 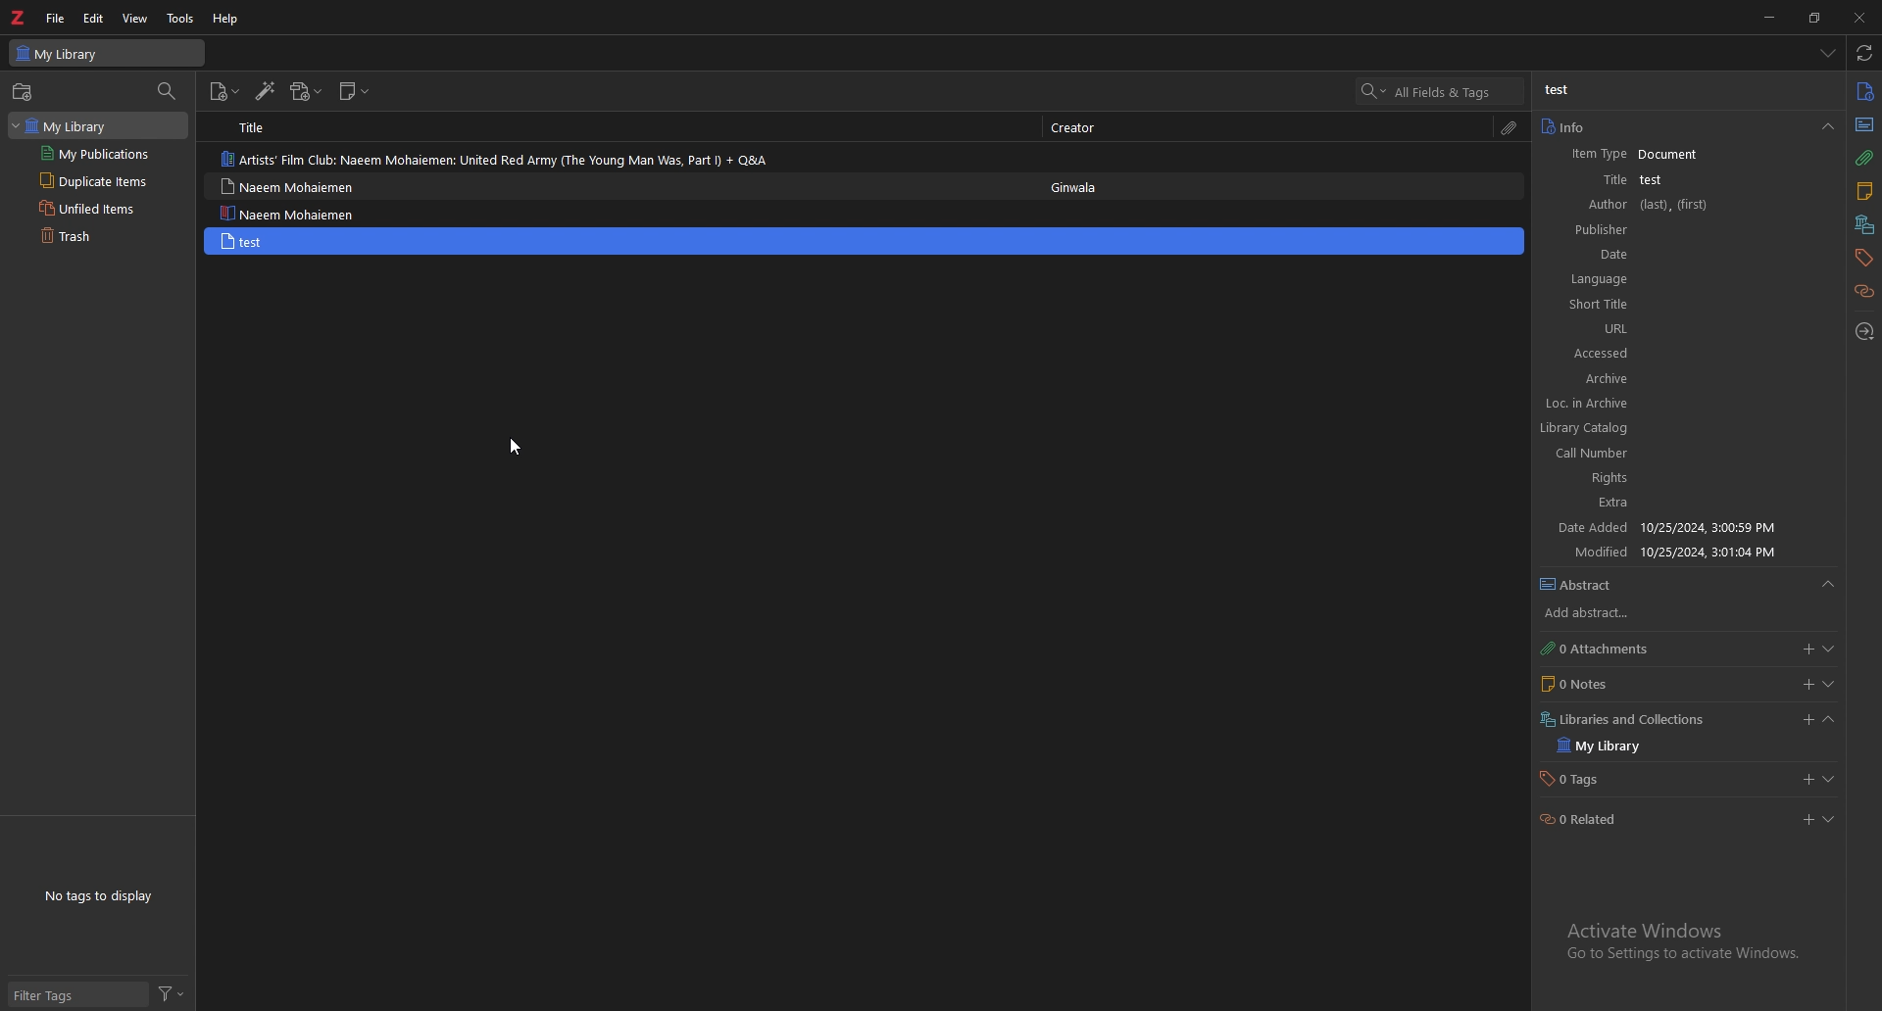 What do you see at coordinates (1511, 127) in the screenshot?
I see `attachments` at bounding box center [1511, 127].